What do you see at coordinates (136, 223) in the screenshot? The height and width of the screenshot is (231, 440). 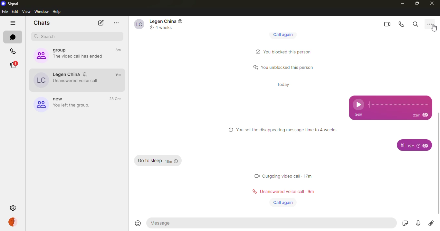 I see `emoji` at bounding box center [136, 223].